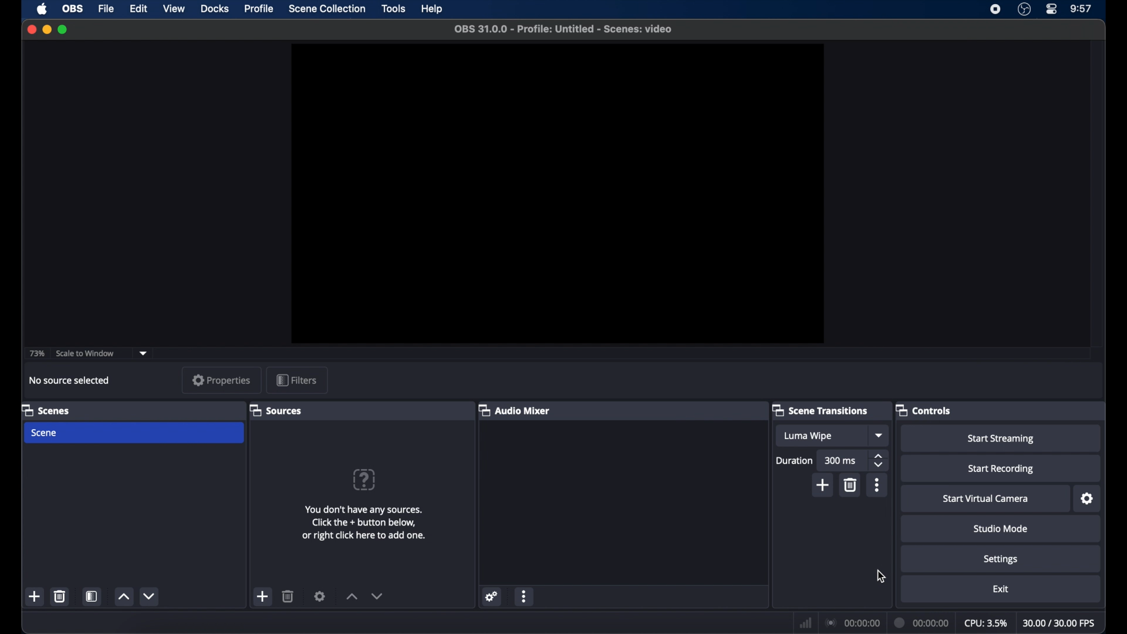 The height and width of the screenshot is (634, 1127). I want to click on time, so click(1082, 9).